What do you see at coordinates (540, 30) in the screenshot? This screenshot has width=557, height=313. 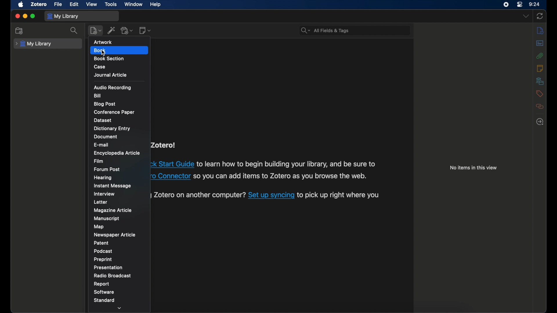 I see `info` at bounding box center [540, 30].